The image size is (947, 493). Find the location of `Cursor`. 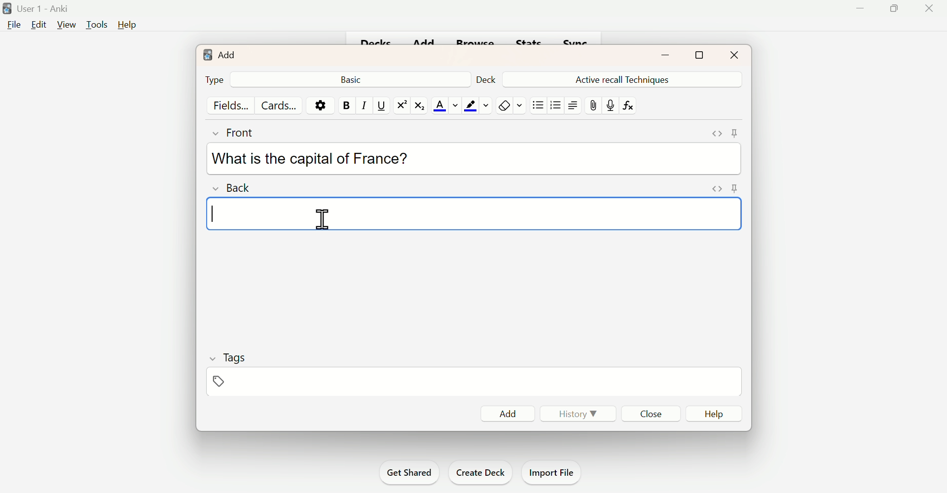

Cursor is located at coordinates (322, 219).